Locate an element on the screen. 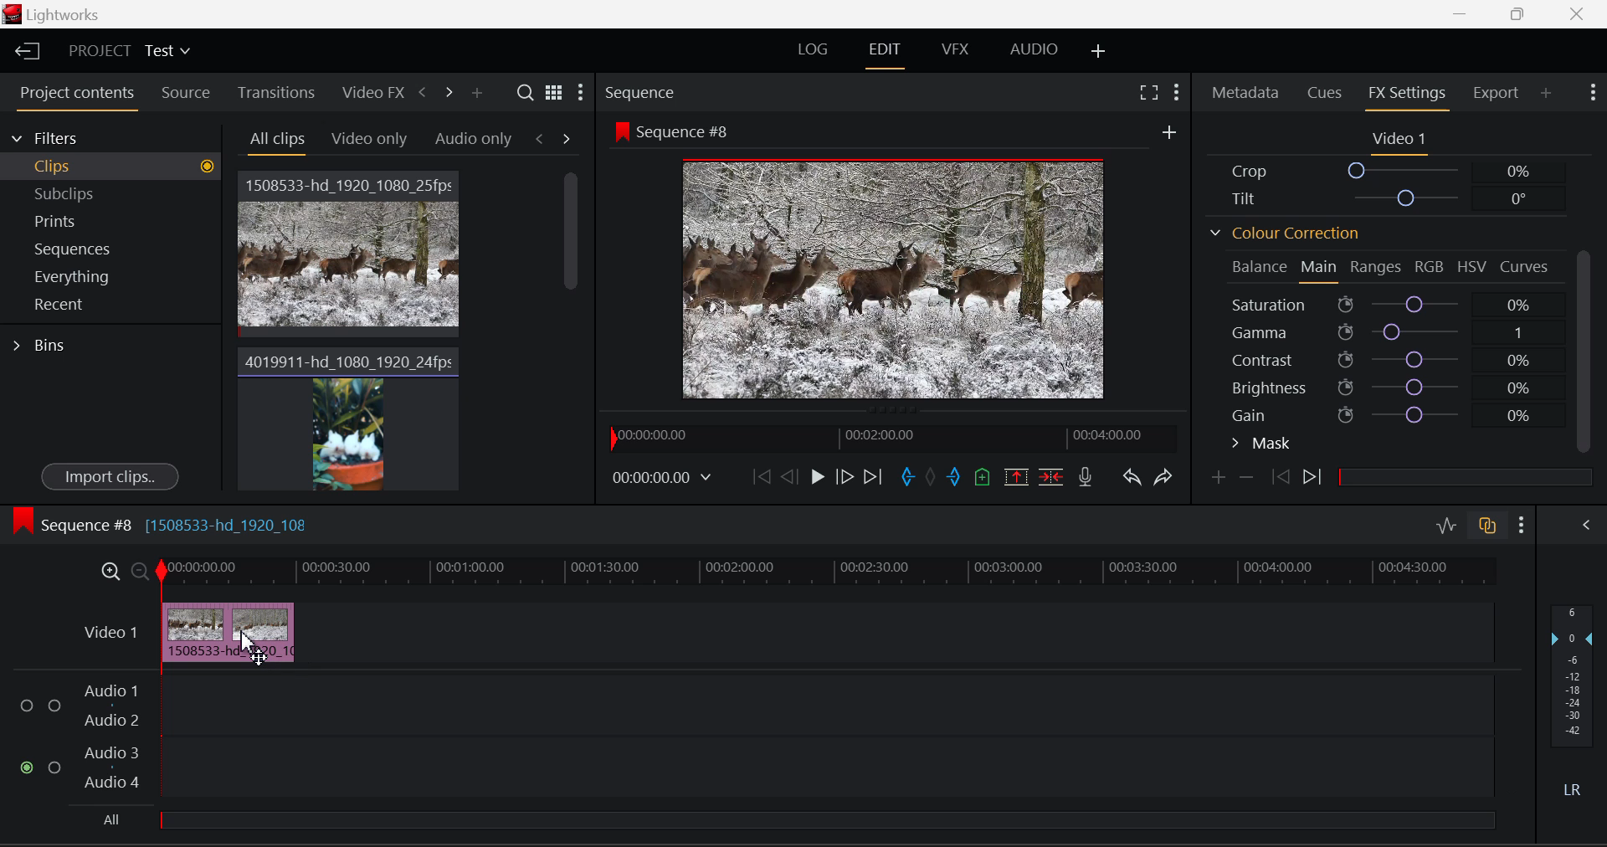 Image resolution: width=1607 pixels, height=847 pixels. Video Frame Time is located at coordinates (660, 475).